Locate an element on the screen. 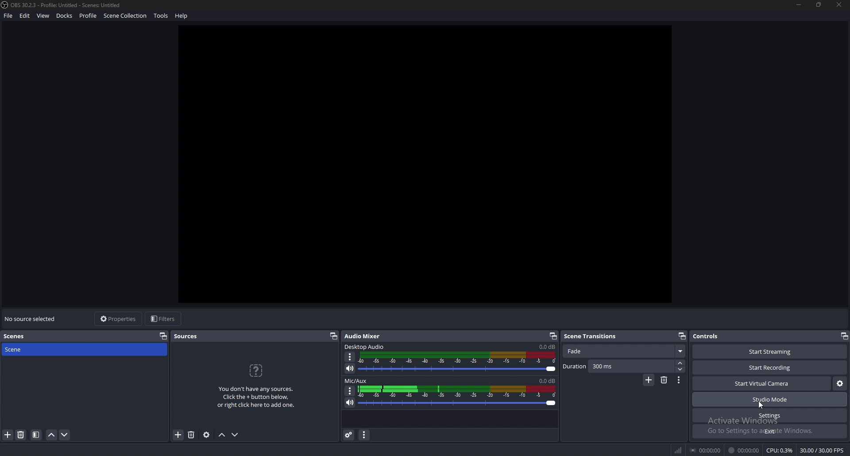 Image resolution: width=850 pixels, height=456 pixels. obs studio is located at coordinates (5, 5).